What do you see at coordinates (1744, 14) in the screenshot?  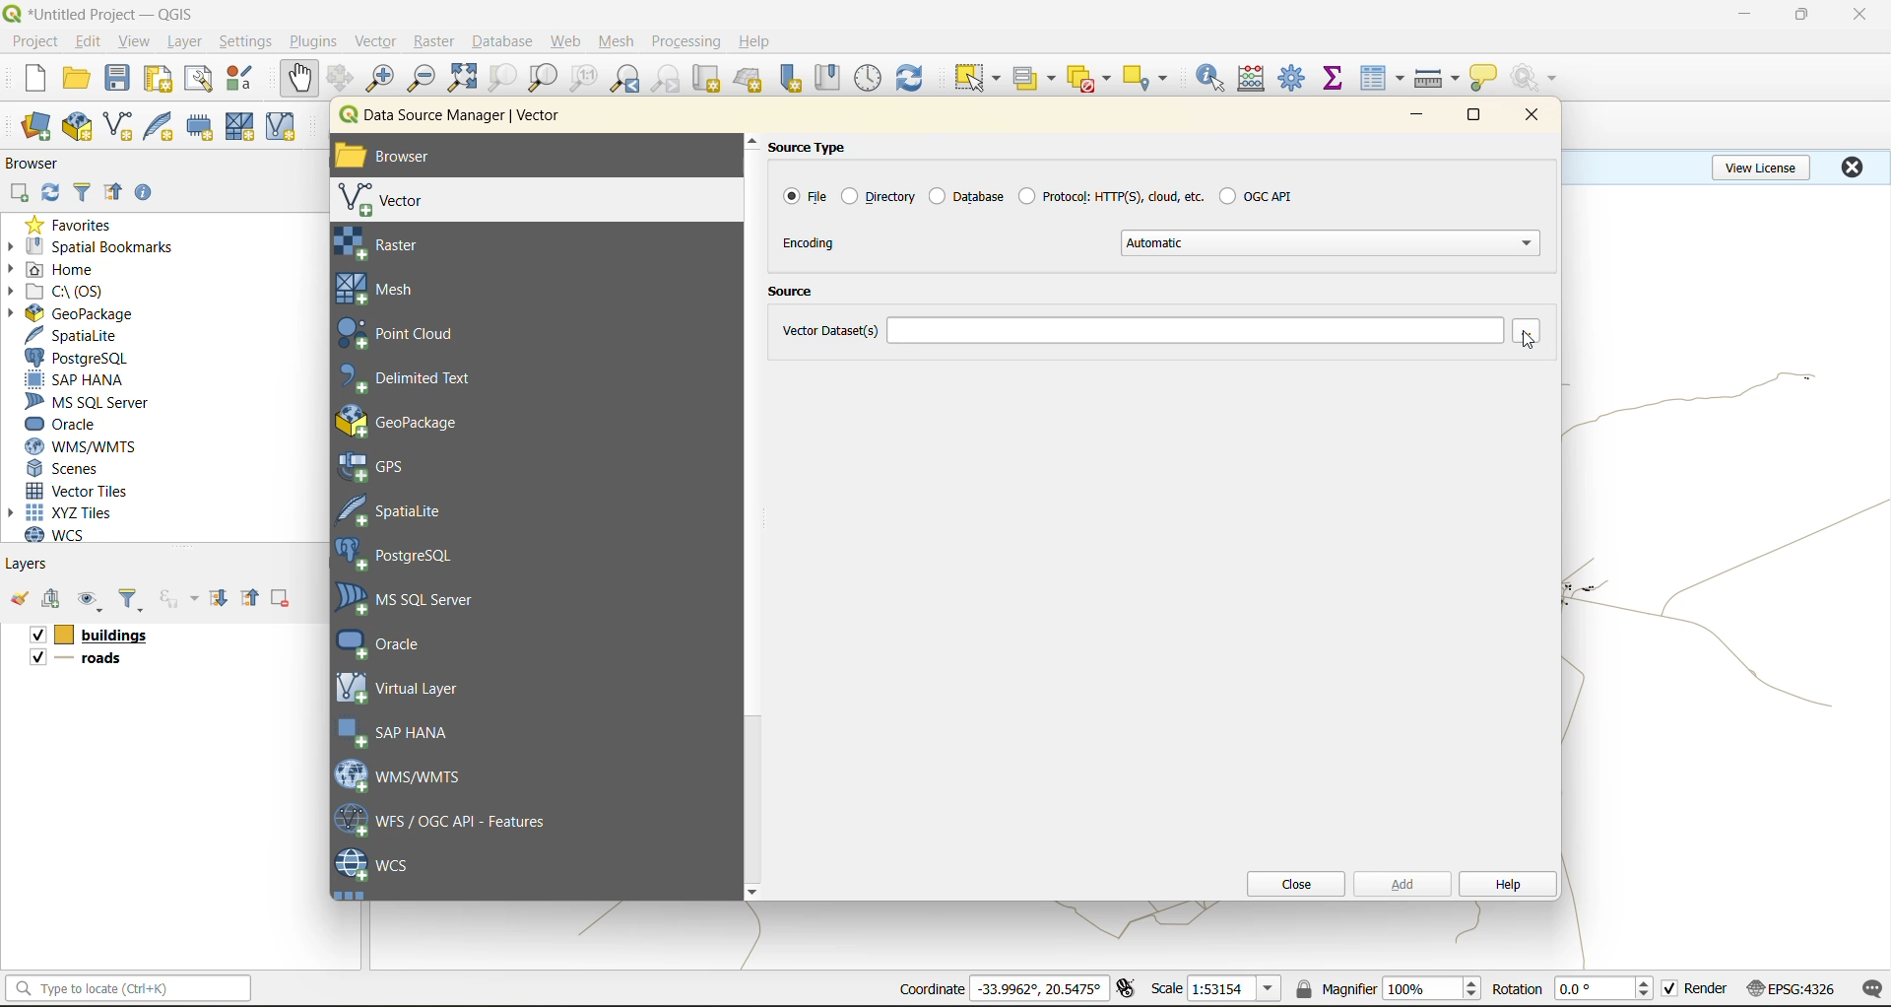 I see `minimize` at bounding box center [1744, 14].